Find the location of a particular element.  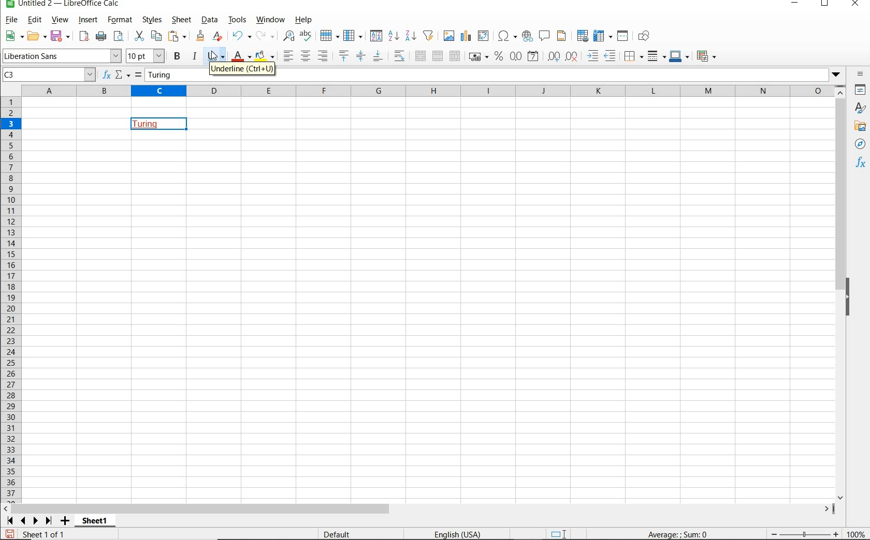

HEADERS AND FOOTERS is located at coordinates (561, 36).